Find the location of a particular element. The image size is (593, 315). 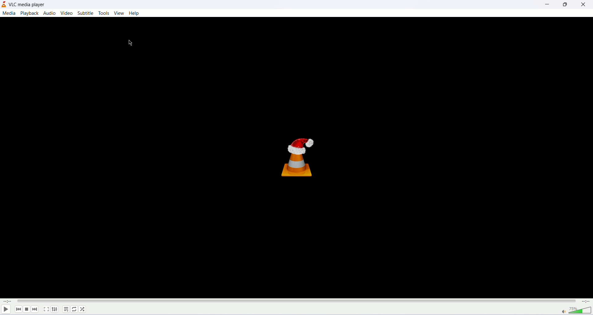

subtitle is located at coordinates (86, 13).